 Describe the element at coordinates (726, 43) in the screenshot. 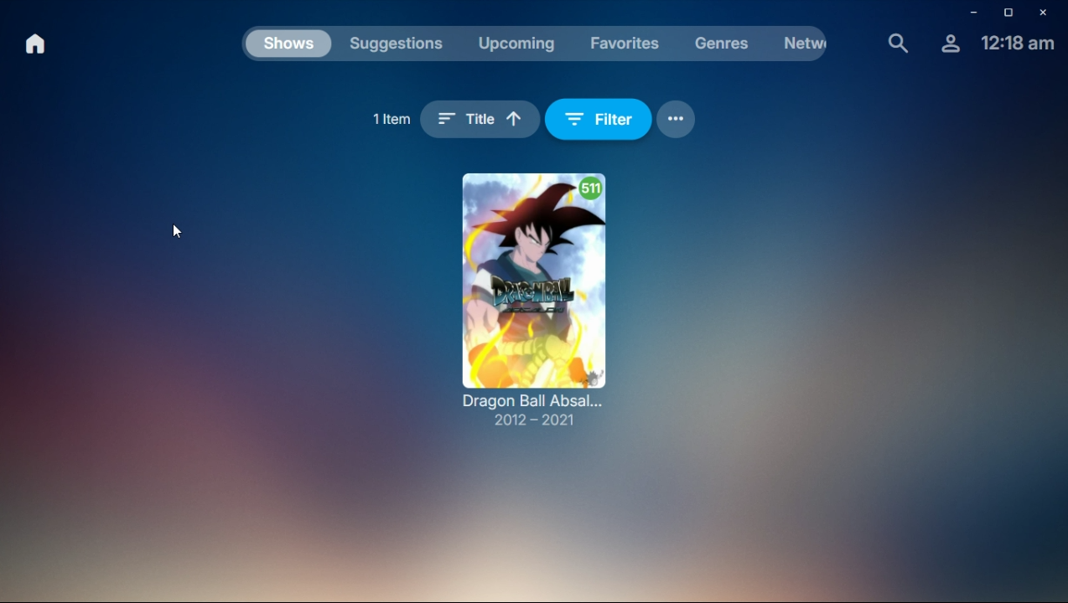

I see `genres` at that location.